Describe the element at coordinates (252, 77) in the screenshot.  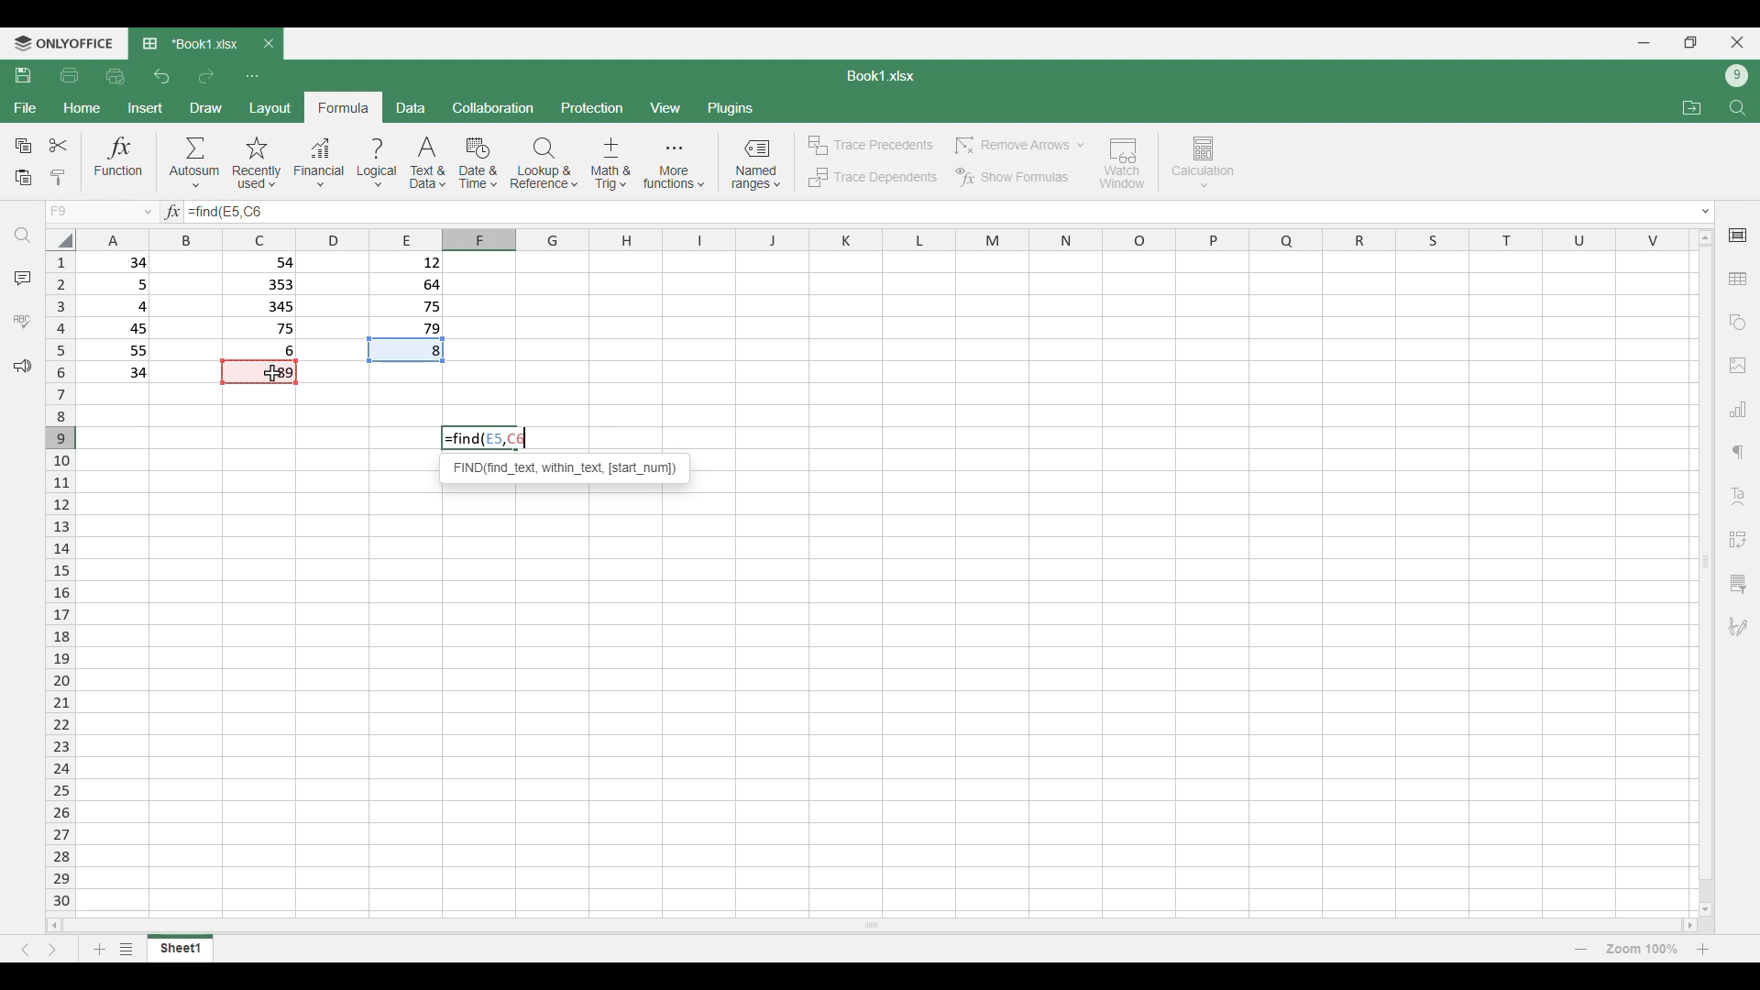
I see `Customize quick access toolbar` at that location.